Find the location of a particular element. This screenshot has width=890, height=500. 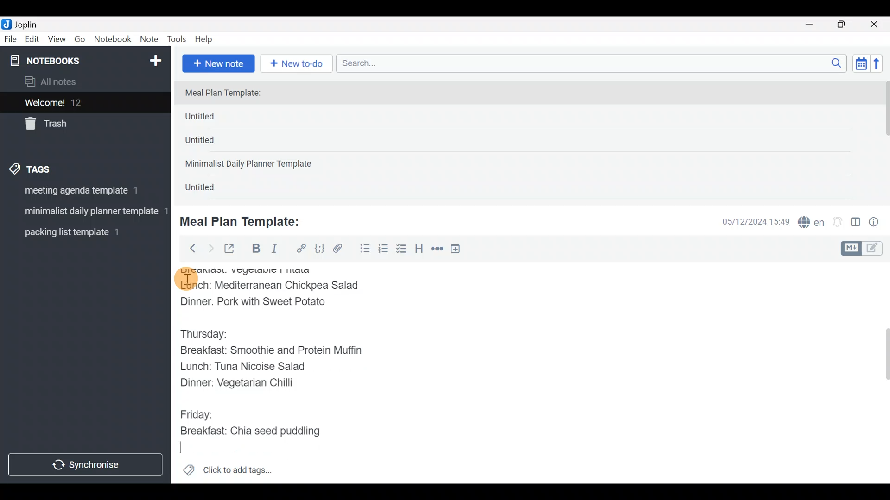

Spelling is located at coordinates (812, 223).